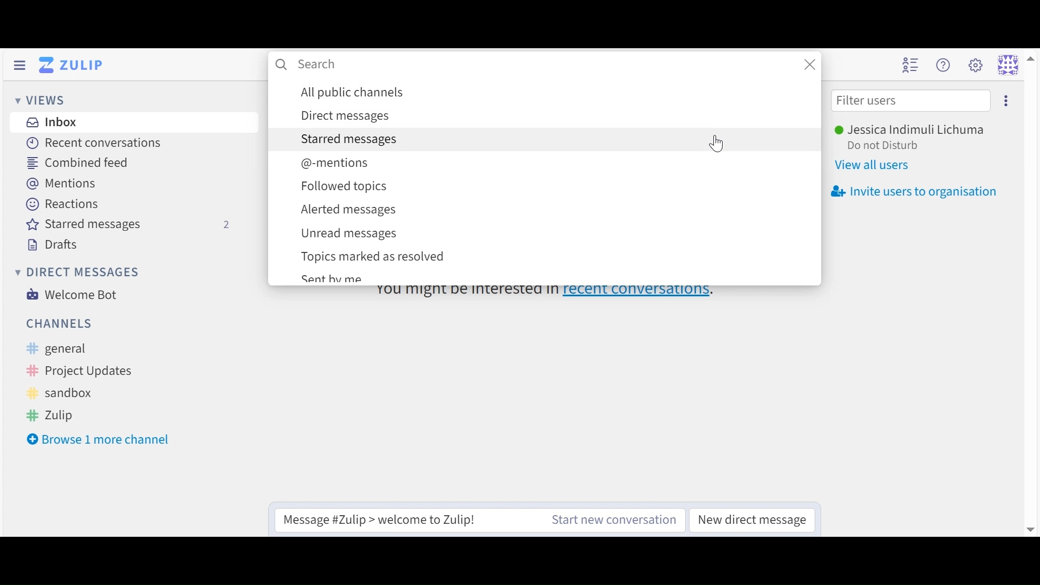  I want to click on recent conversations, so click(548, 289).